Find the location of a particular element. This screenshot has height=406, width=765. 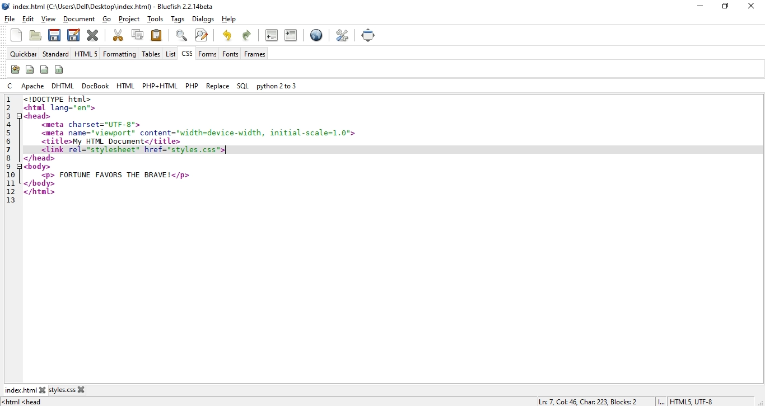

tags is located at coordinates (179, 20).